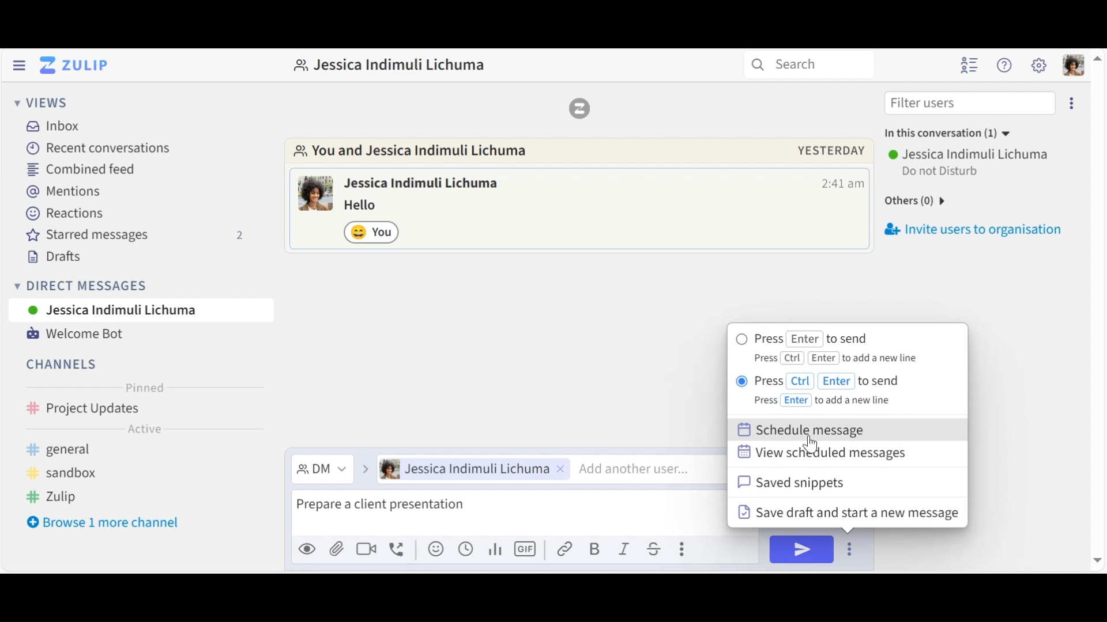 The width and height of the screenshot is (1107, 622). I want to click on View user card, so click(316, 193).